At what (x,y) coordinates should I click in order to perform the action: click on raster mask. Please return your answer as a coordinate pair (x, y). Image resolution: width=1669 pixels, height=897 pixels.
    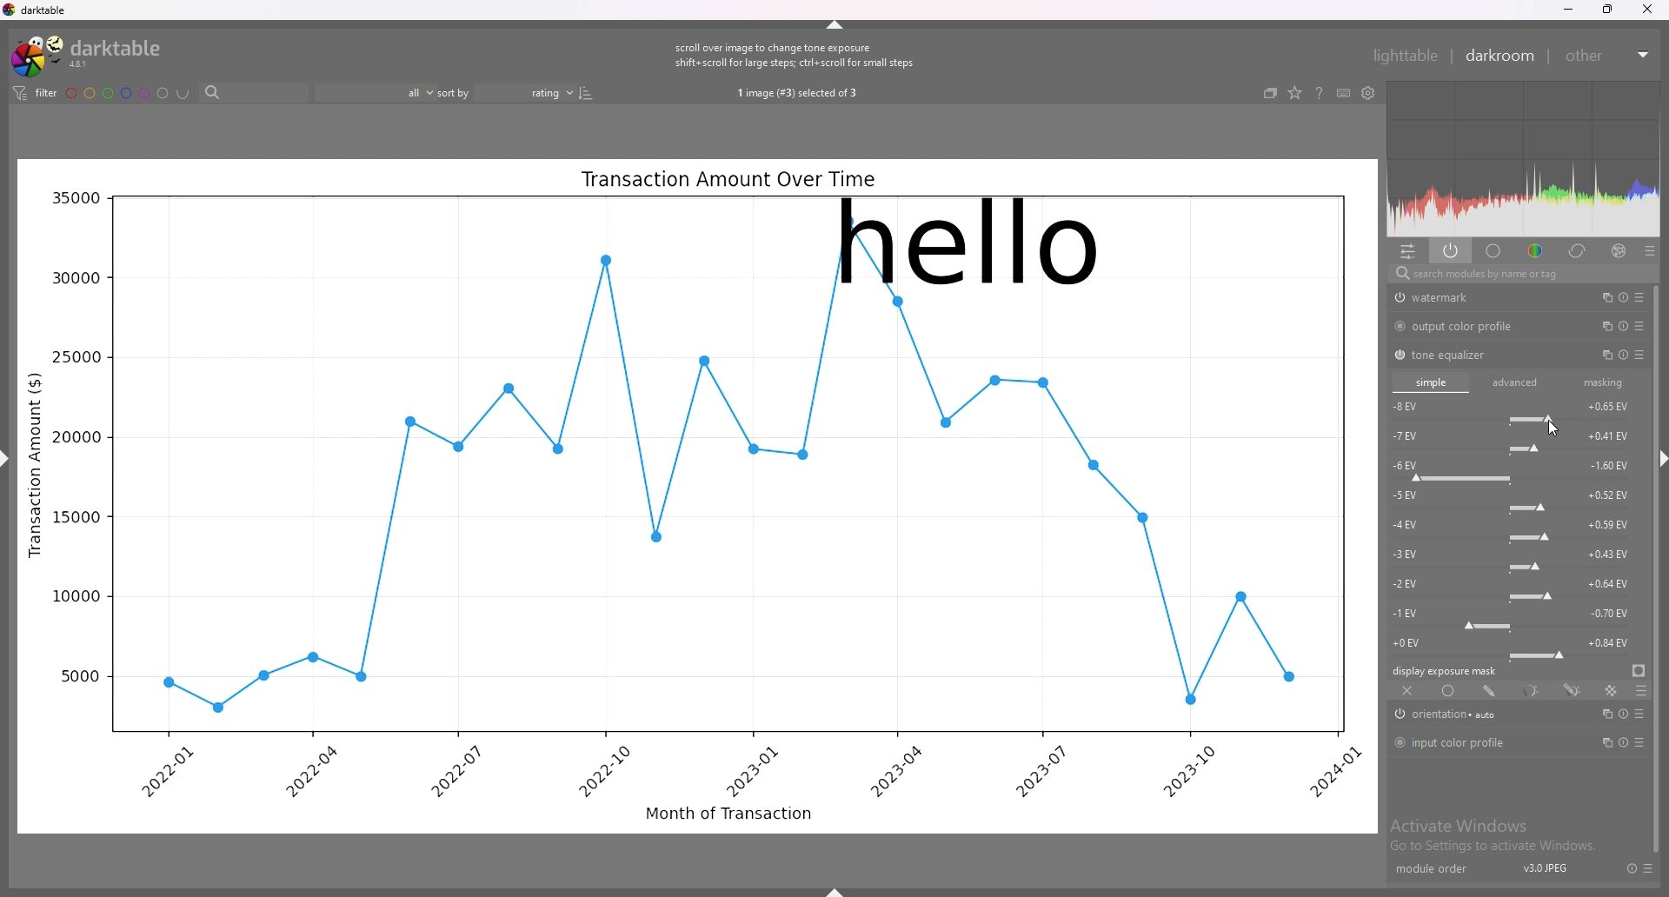
    Looking at the image, I should click on (1608, 690).